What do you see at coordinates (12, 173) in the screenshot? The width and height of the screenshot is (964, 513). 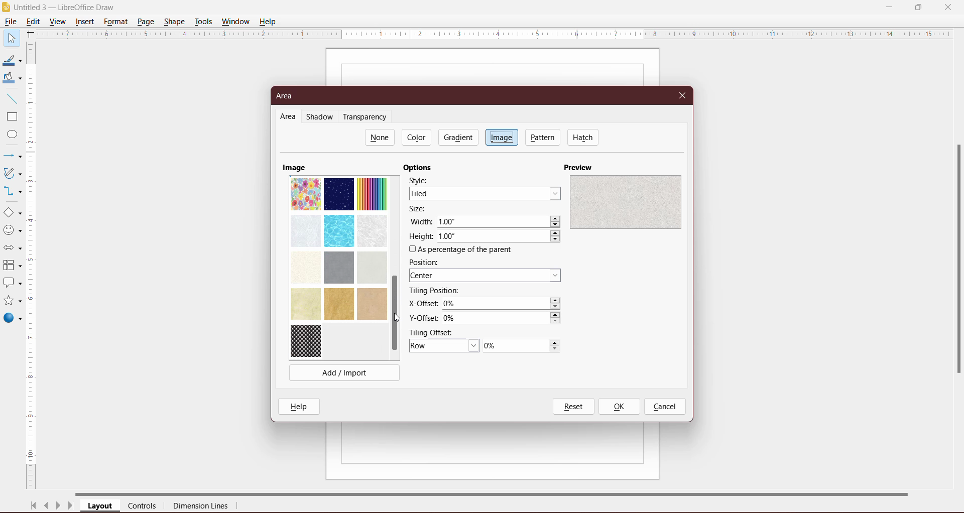 I see `Curves and Polygons` at bounding box center [12, 173].